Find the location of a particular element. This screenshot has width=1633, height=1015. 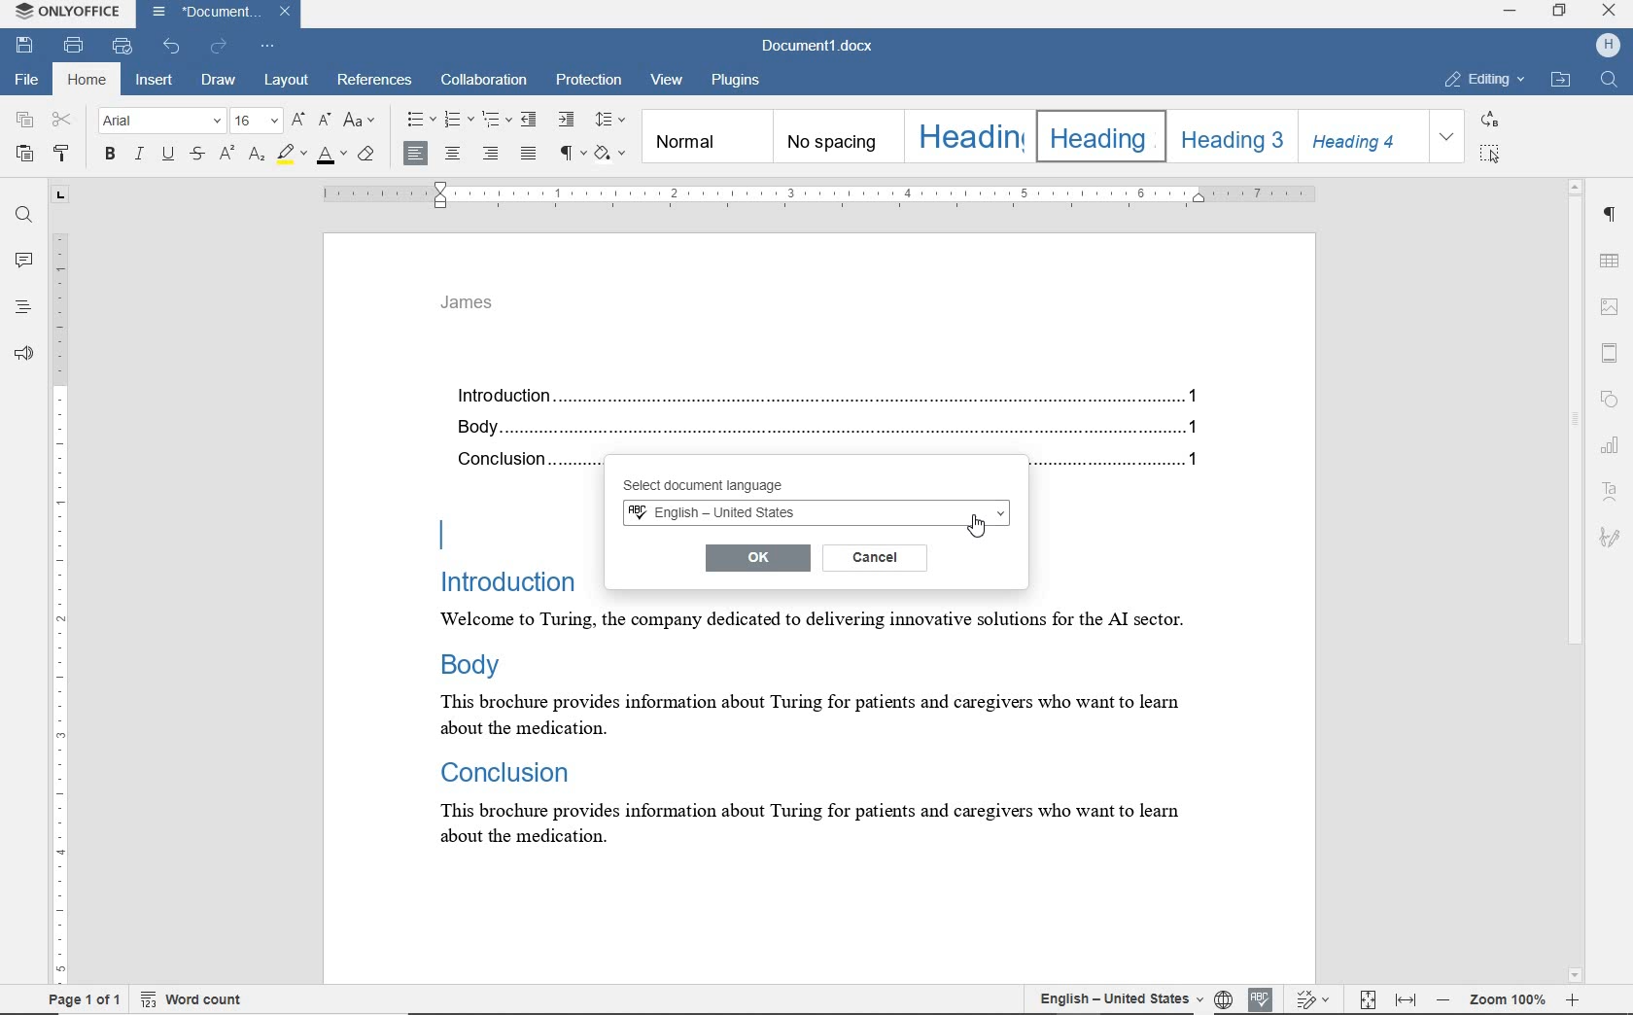

conclusion is located at coordinates (524, 461).